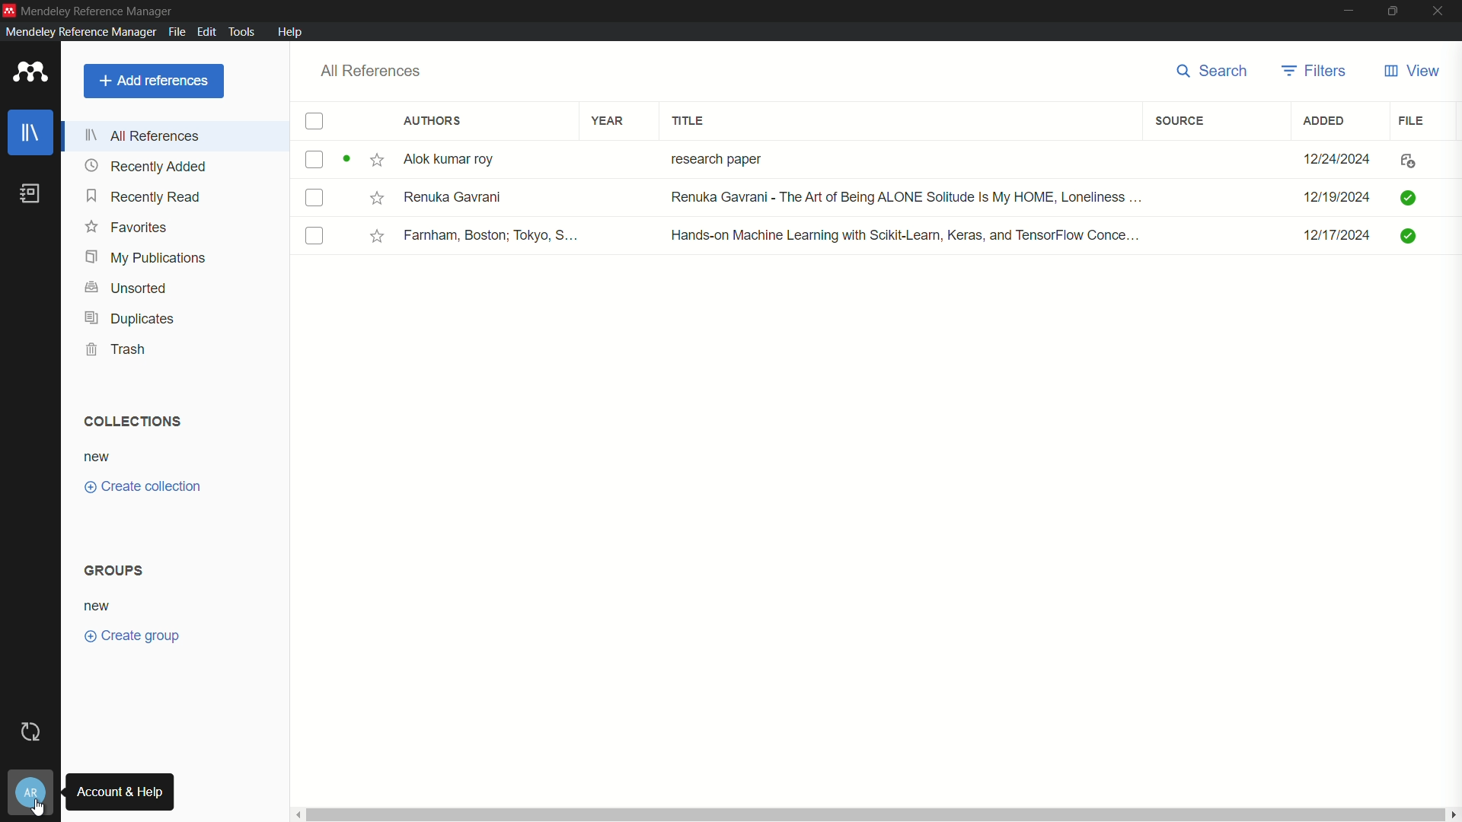 Image resolution: width=1462 pixels, height=822 pixels. What do you see at coordinates (31, 132) in the screenshot?
I see `library` at bounding box center [31, 132].